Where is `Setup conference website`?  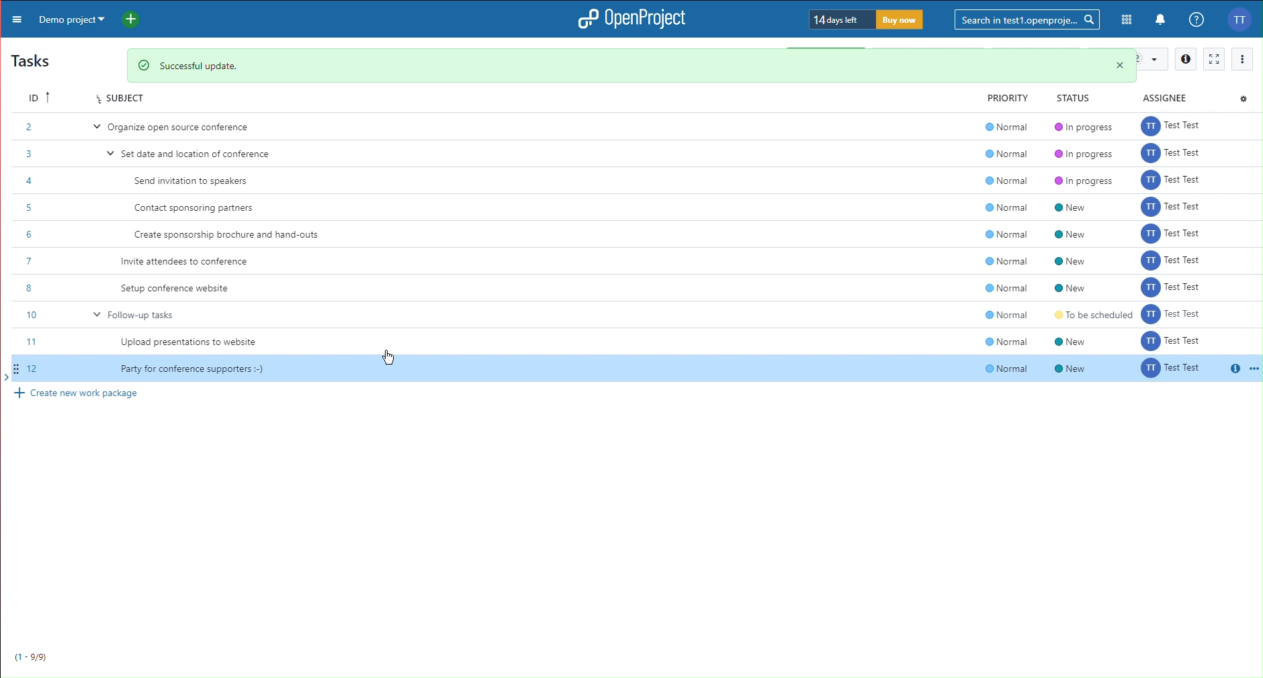
Setup conference website is located at coordinates (182, 286).